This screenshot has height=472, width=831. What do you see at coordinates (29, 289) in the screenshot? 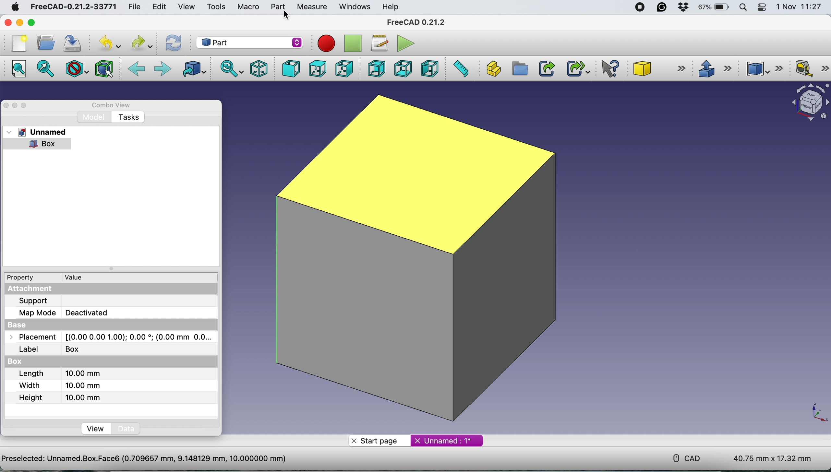
I see `attachement` at bounding box center [29, 289].